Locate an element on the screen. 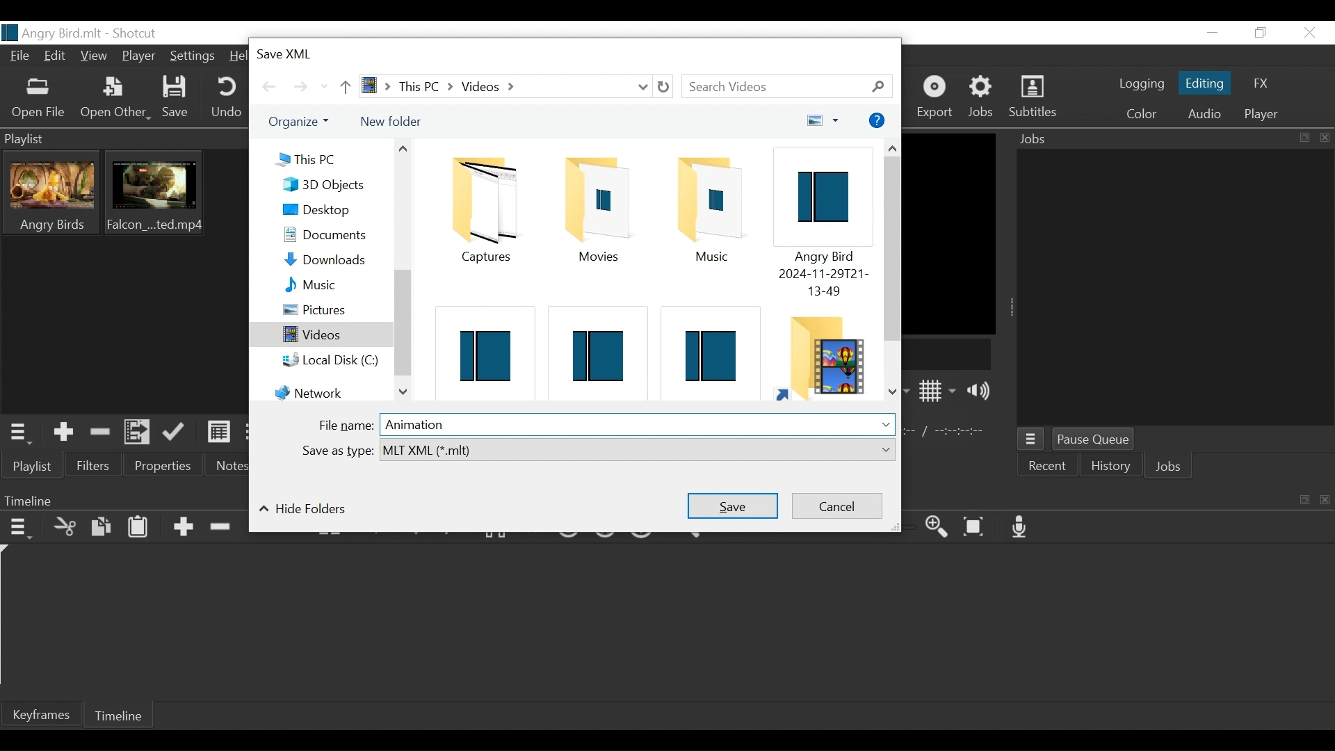 The width and height of the screenshot is (1335, 751). Color is located at coordinates (1141, 114).